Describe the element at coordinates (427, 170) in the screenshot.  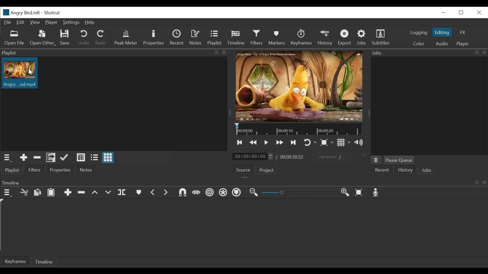
I see `Jobs` at that location.